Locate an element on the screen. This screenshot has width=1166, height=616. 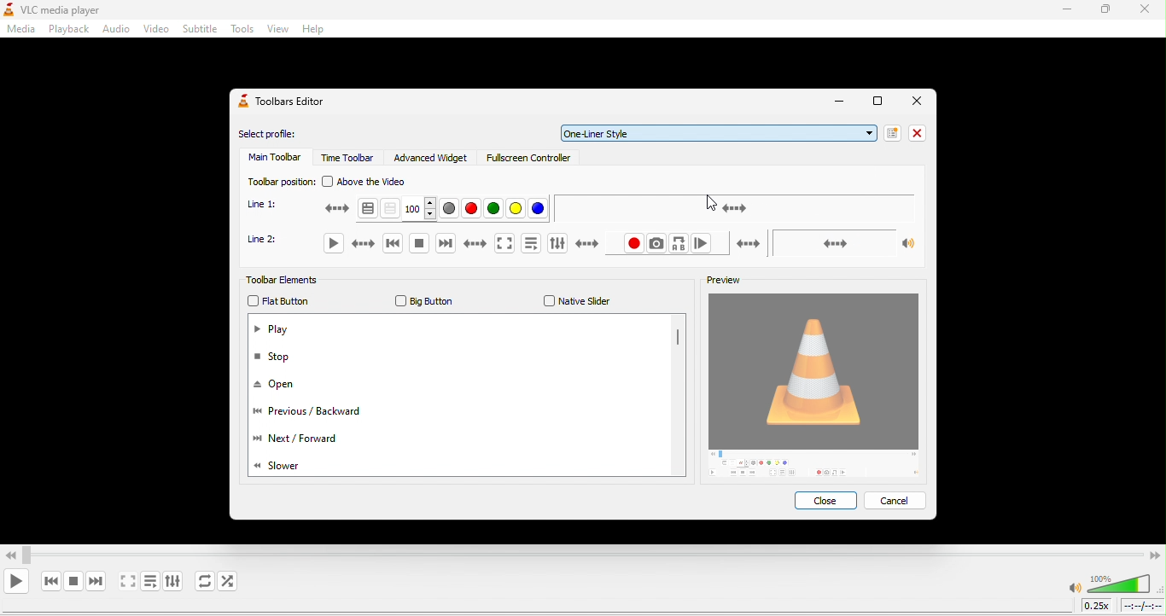
Video Scroll bar is located at coordinates (582, 553).